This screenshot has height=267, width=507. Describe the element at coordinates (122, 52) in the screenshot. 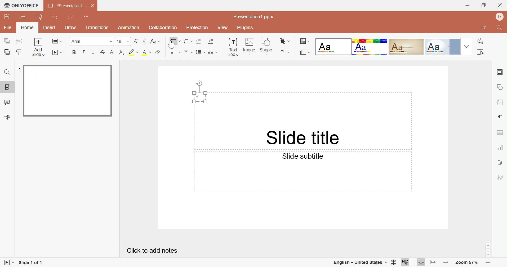

I see `Subscript` at that location.